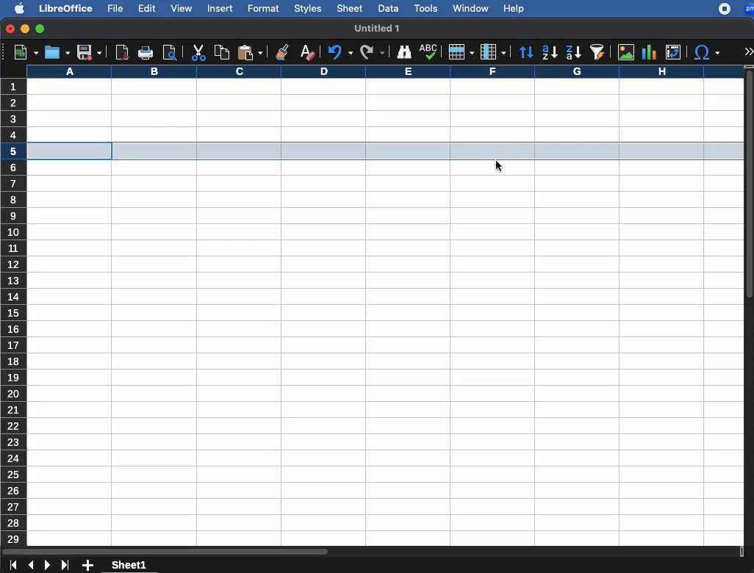  What do you see at coordinates (181, 9) in the screenshot?
I see `view` at bounding box center [181, 9].